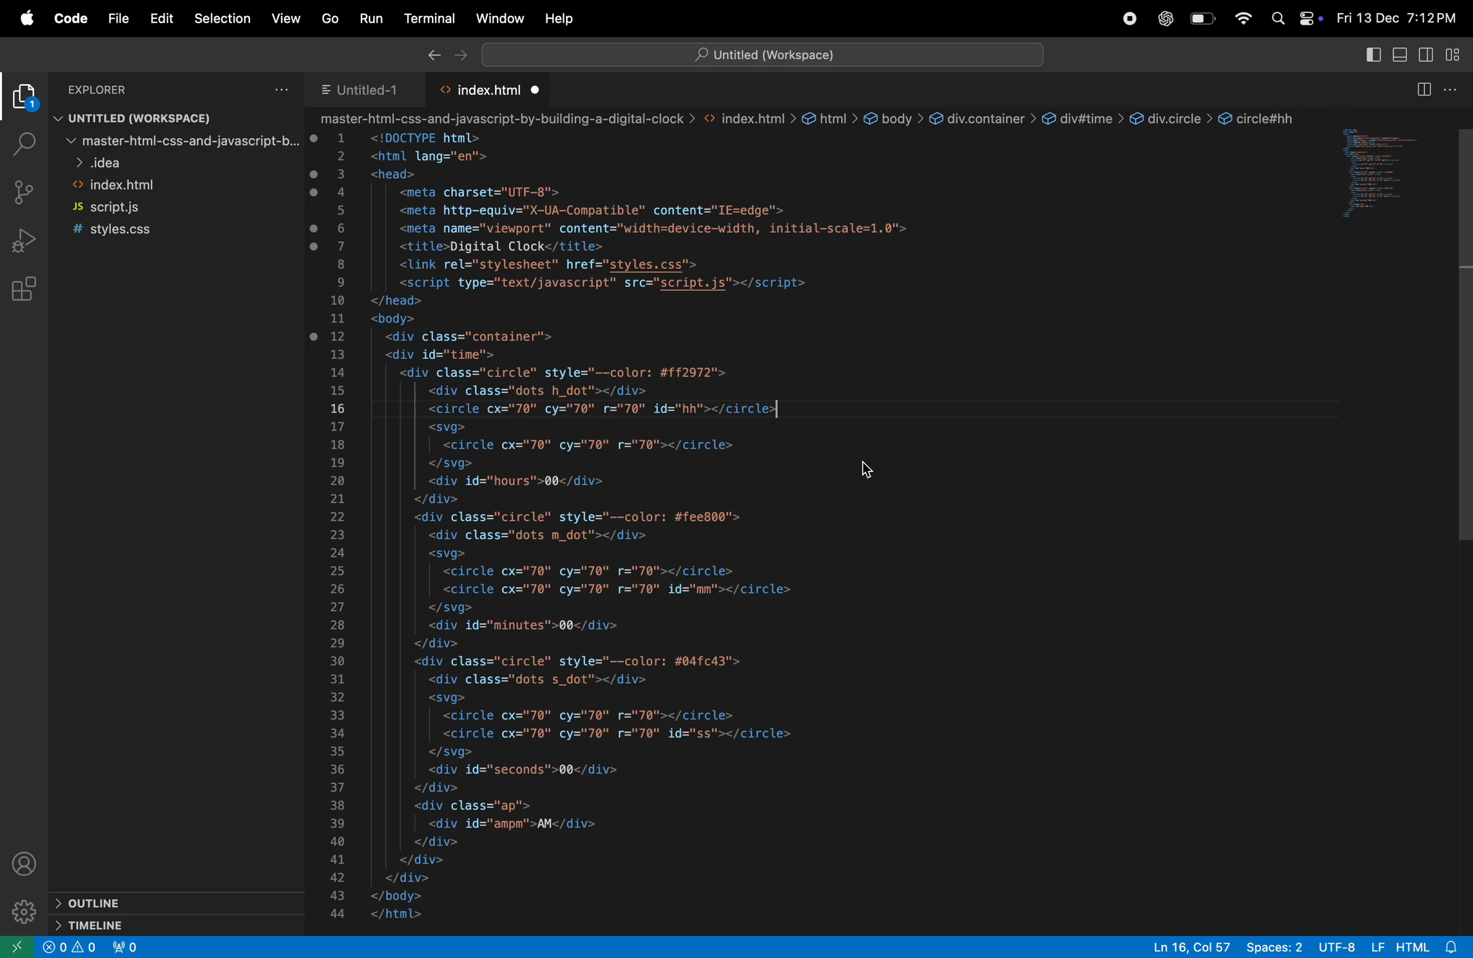 The image size is (1473, 958). I want to click on Html, so click(1412, 945).